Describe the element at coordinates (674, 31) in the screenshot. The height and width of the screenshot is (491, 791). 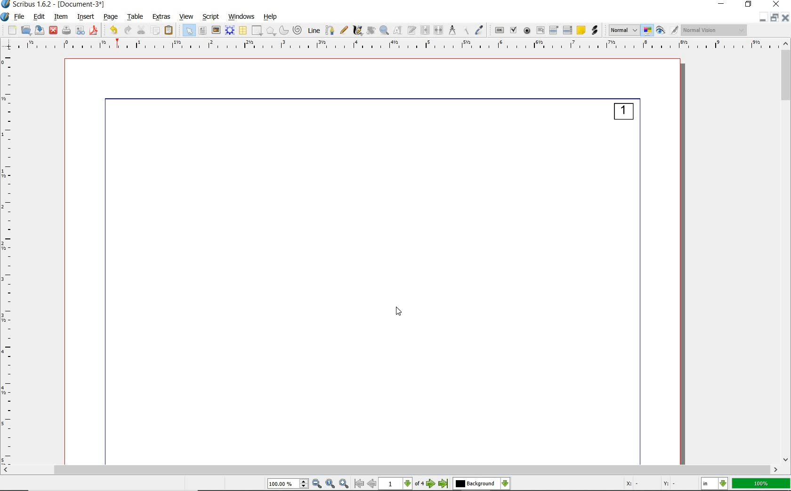
I see `Edit in preview mode` at that location.